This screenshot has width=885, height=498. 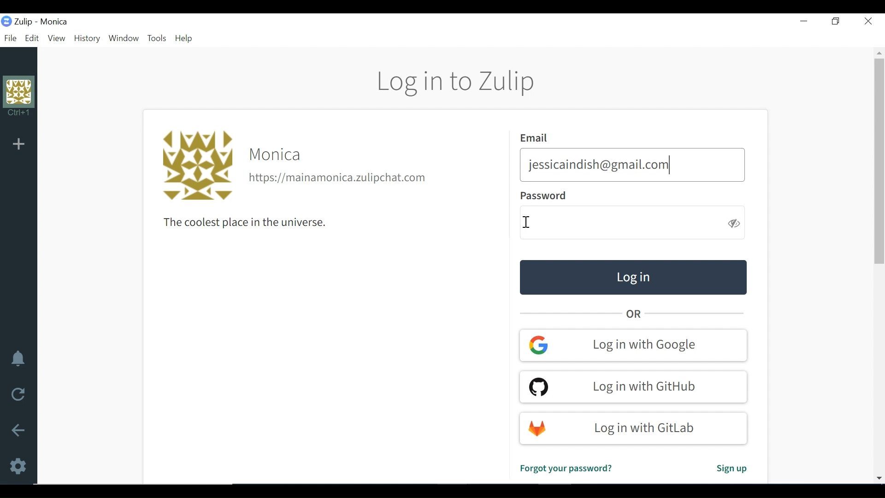 What do you see at coordinates (528, 222) in the screenshot?
I see `Text Cursor` at bounding box center [528, 222].